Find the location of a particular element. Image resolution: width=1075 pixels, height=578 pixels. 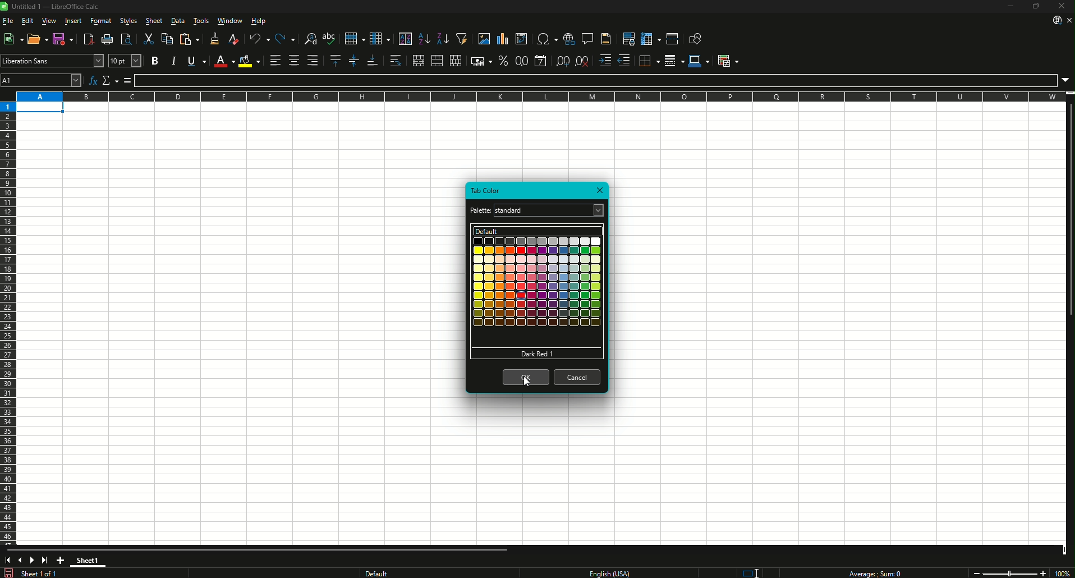

Column is located at coordinates (380, 39).